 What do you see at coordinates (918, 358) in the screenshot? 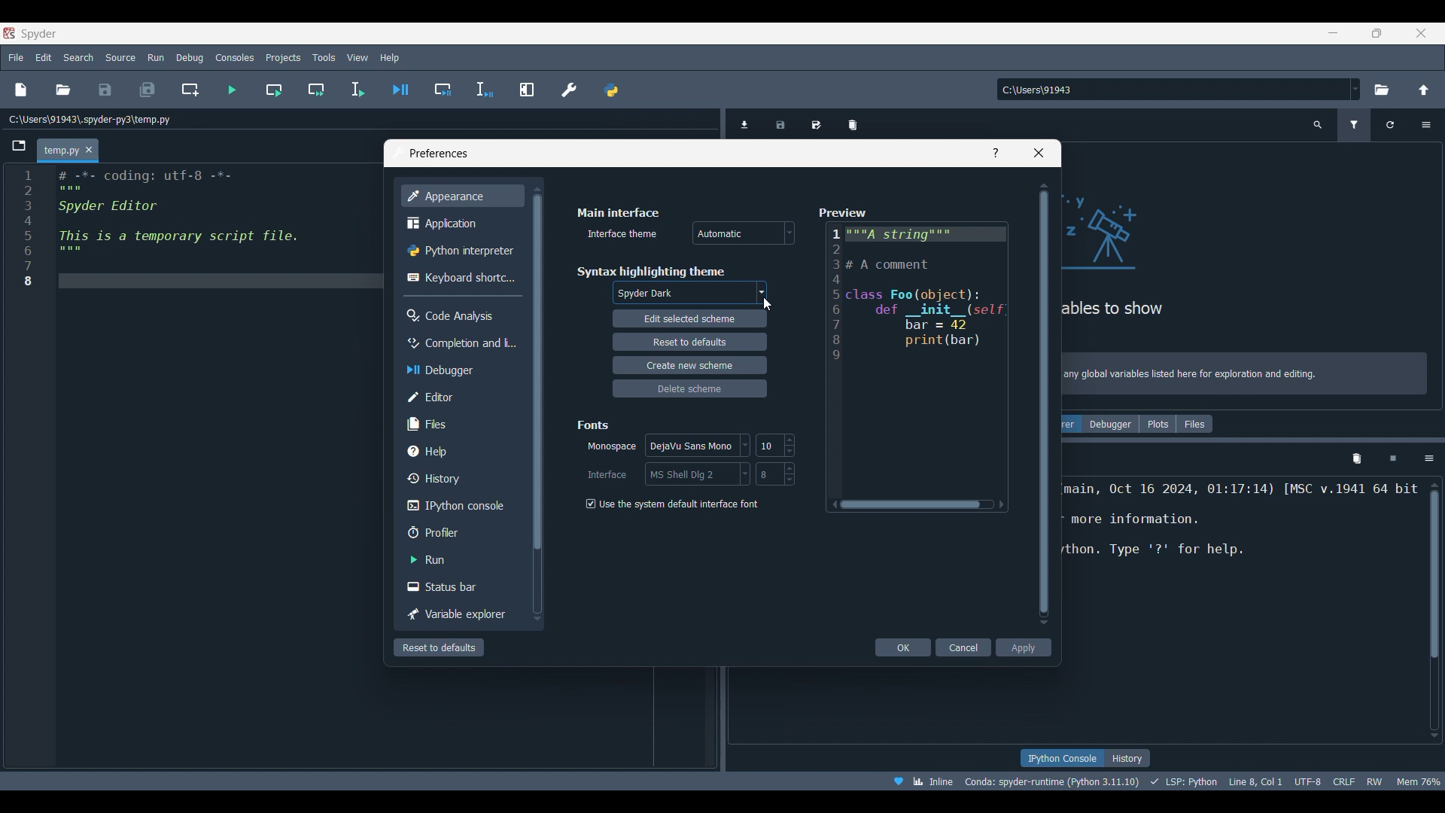
I see `Preview` at bounding box center [918, 358].